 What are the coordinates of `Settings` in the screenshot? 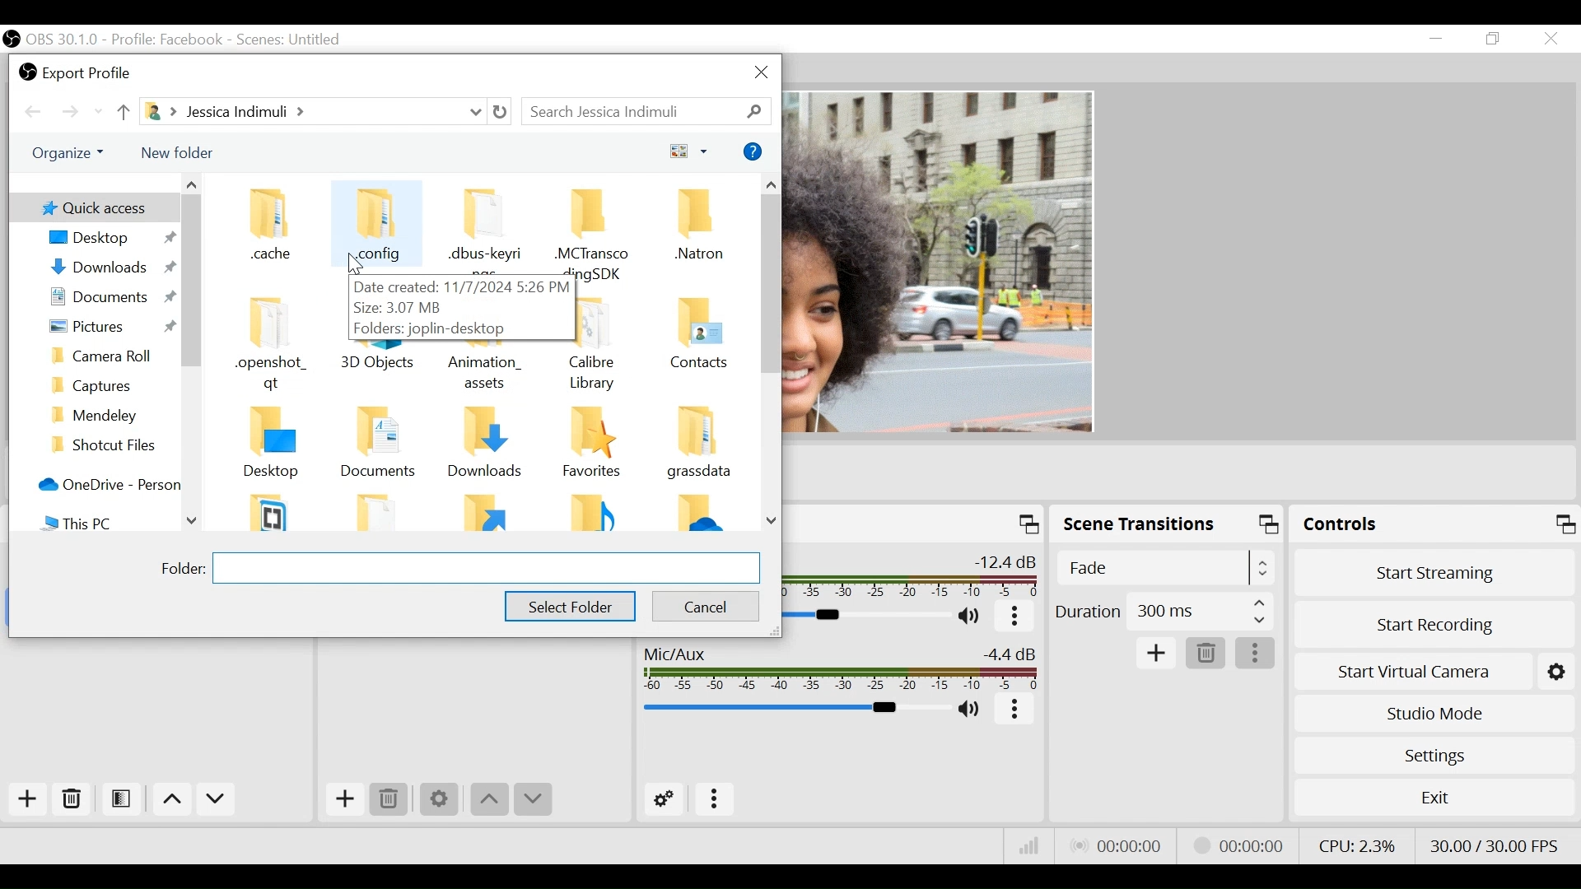 It's located at (441, 801).